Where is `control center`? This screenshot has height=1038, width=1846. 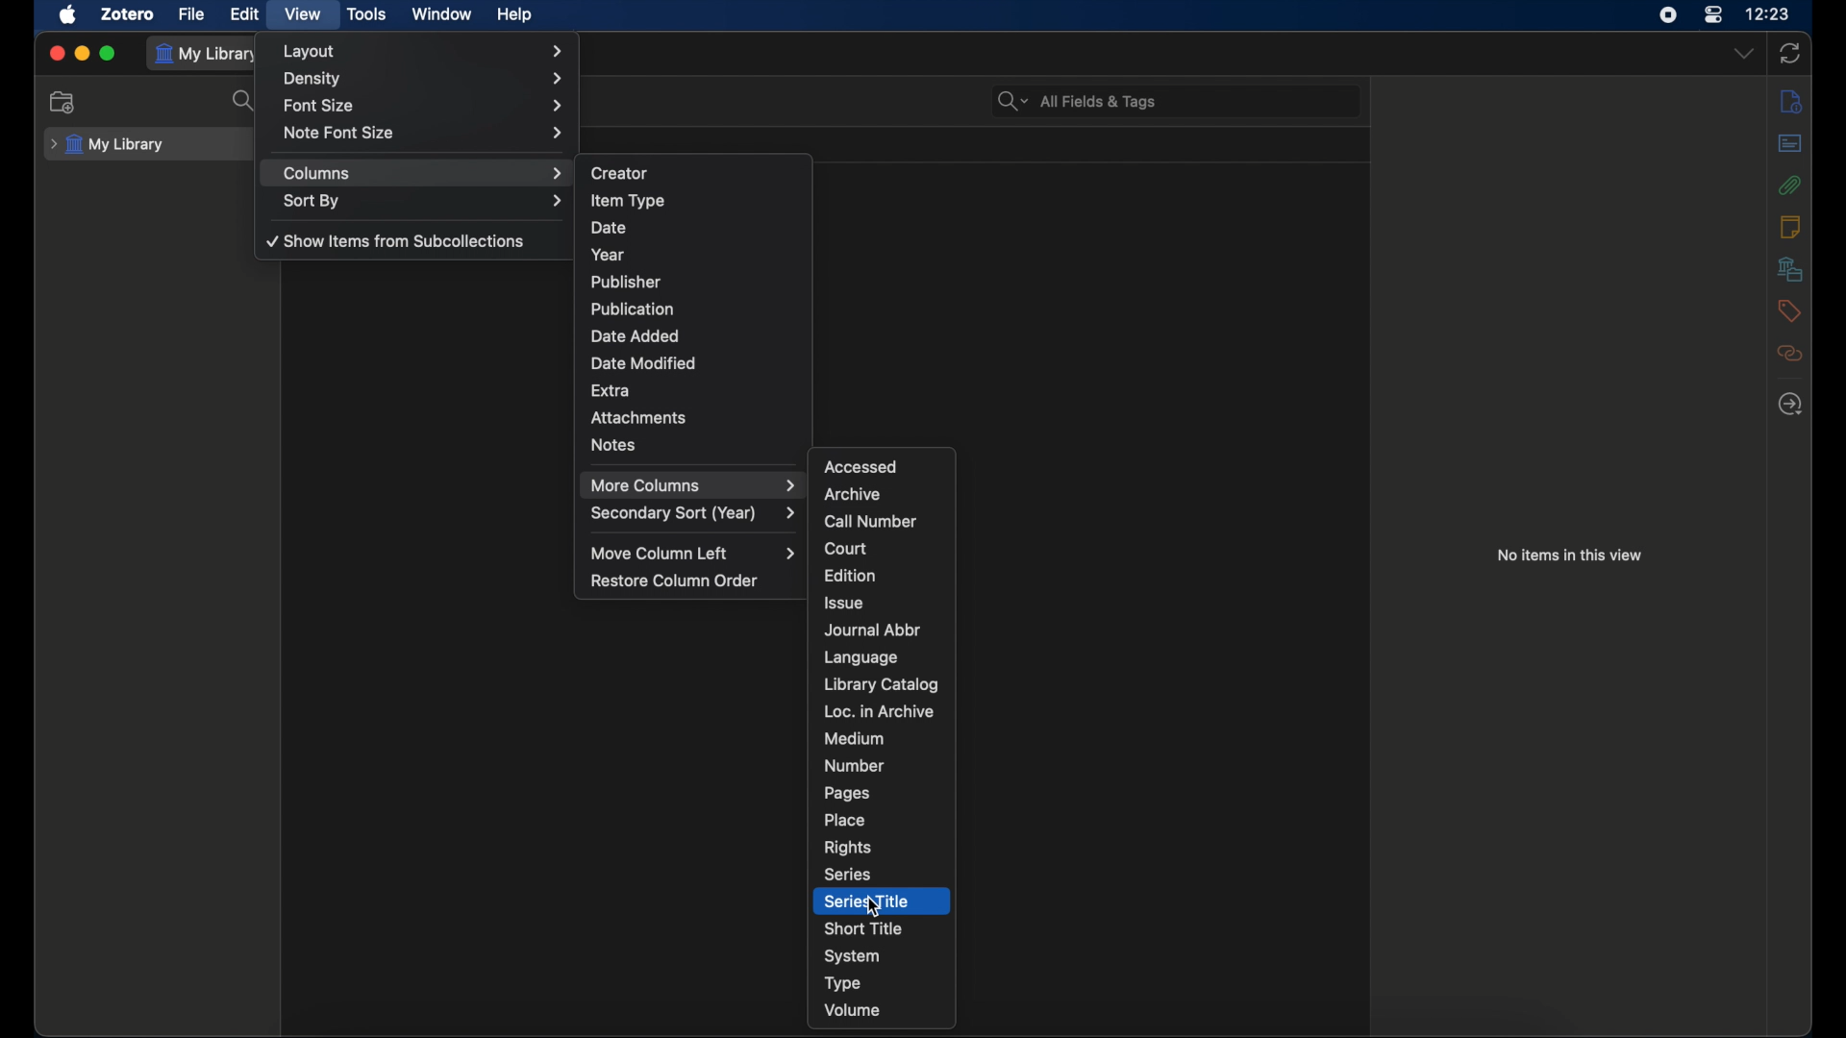 control center is located at coordinates (1712, 15).